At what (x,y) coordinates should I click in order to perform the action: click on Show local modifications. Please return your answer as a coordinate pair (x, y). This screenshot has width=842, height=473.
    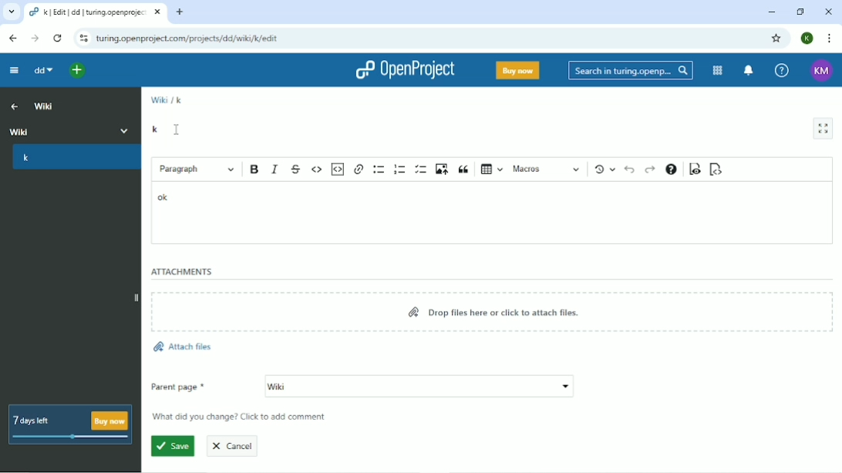
    Looking at the image, I should click on (605, 169).